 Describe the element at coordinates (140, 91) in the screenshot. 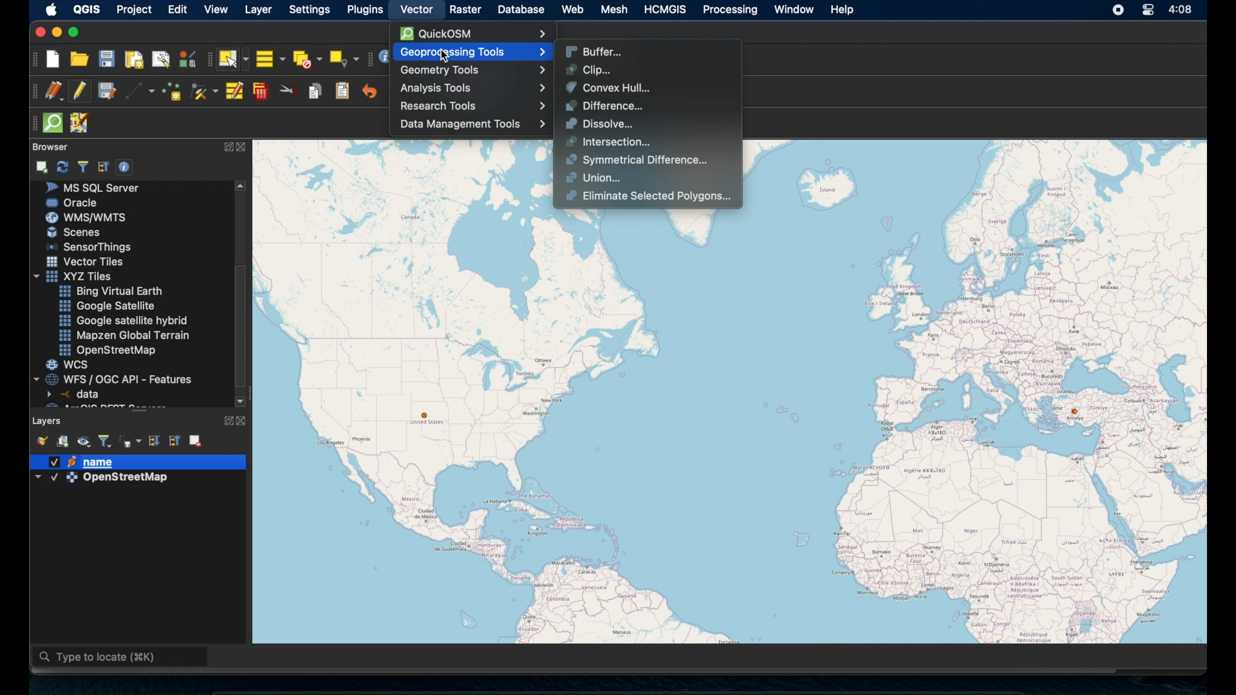

I see `digitize with segment` at that location.